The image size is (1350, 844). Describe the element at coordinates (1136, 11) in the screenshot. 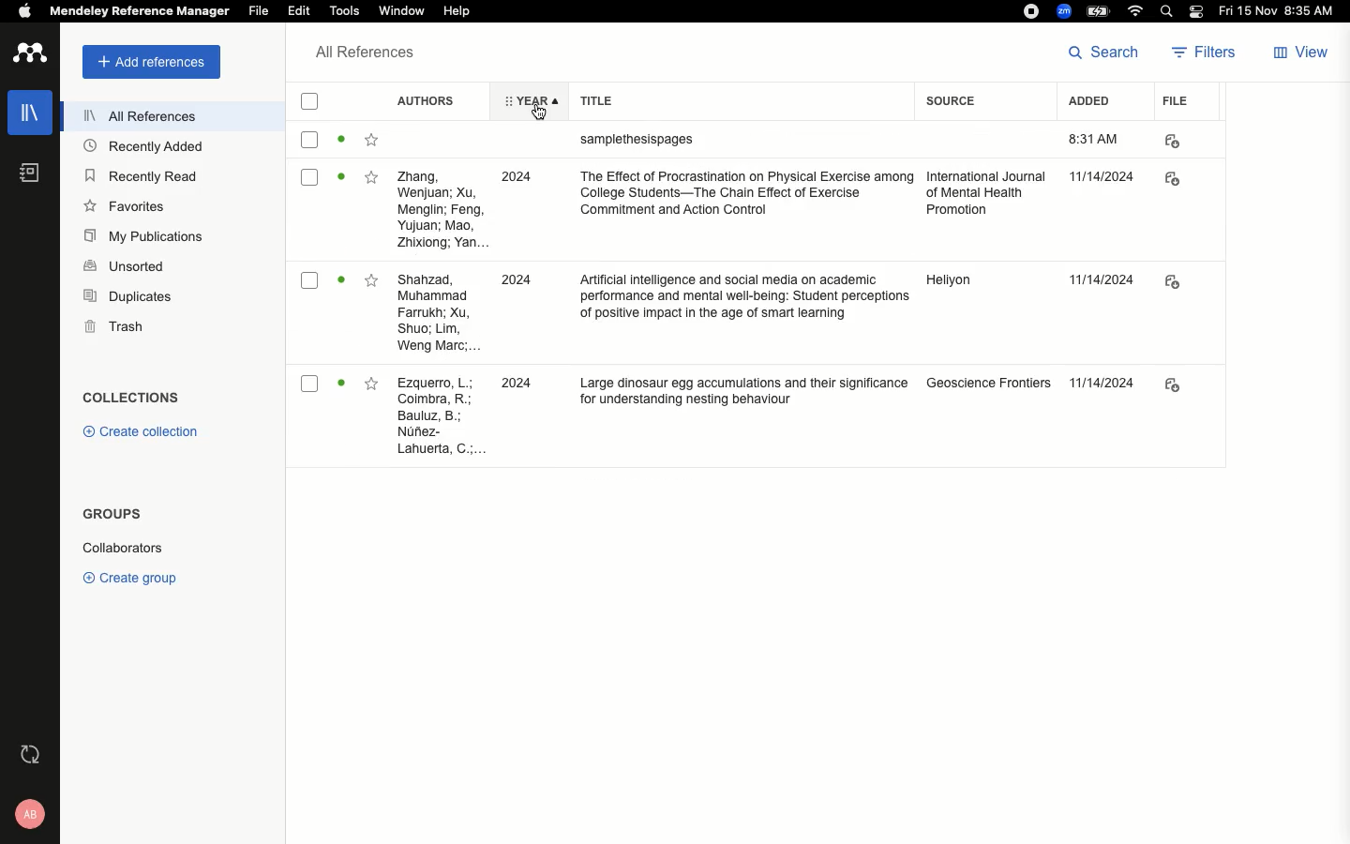

I see `Internet` at that location.